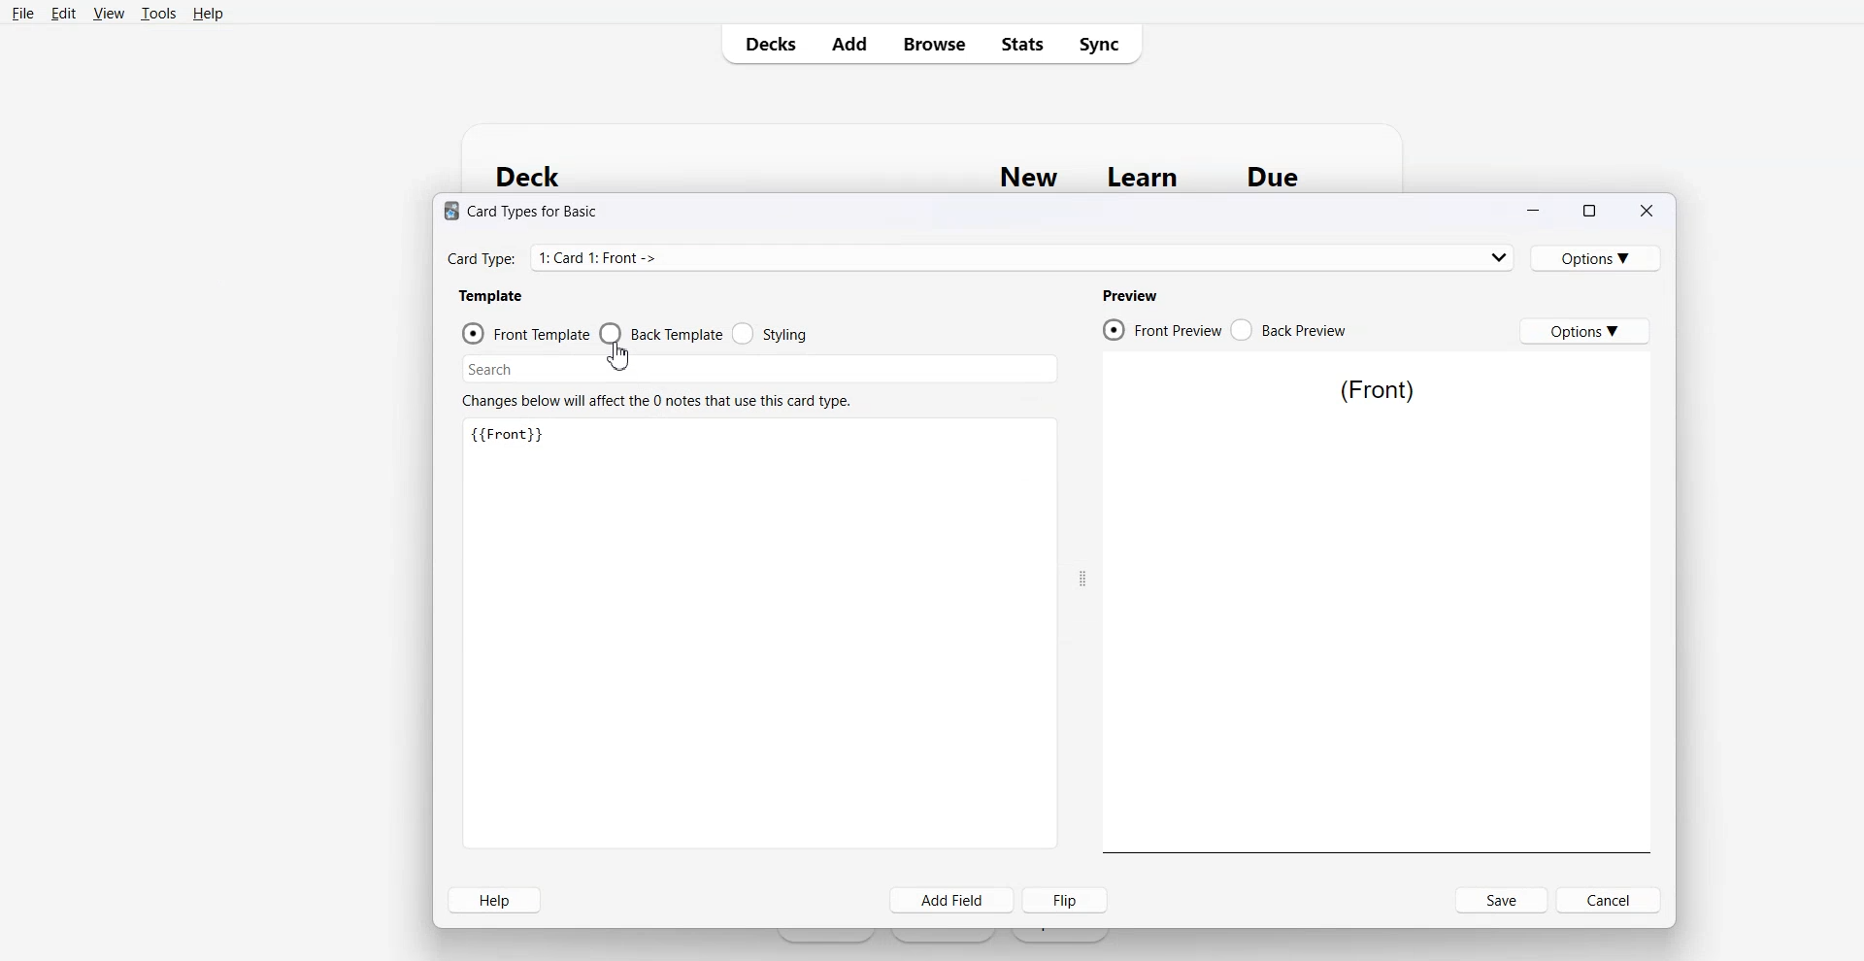 The image size is (1864, 961). Describe the element at coordinates (625, 355) in the screenshot. I see `cursor` at that location.